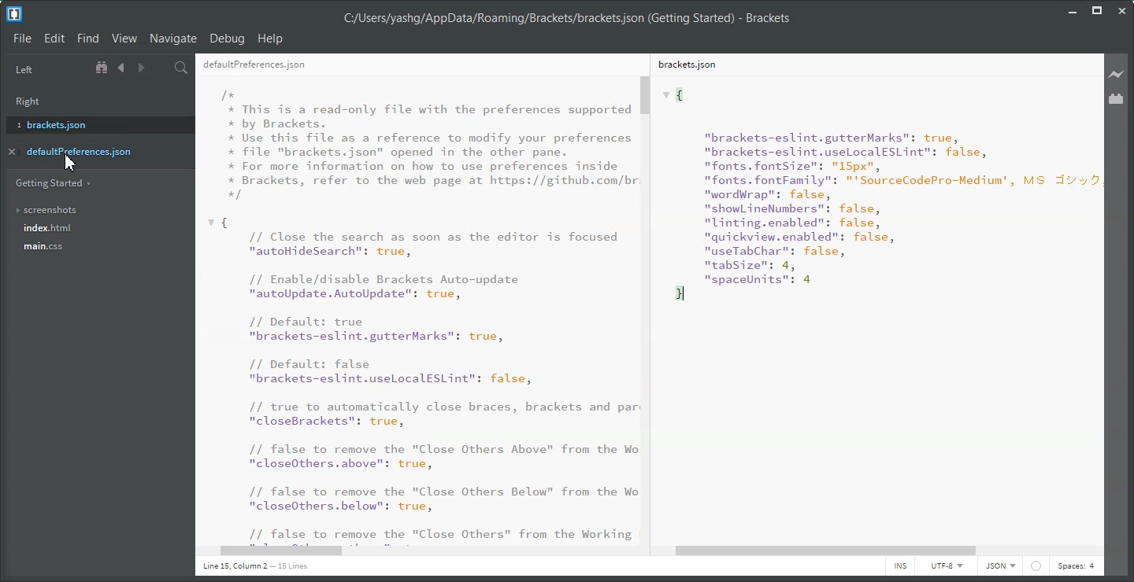  What do you see at coordinates (71, 162) in the screenshot?
I see `Cursor` at bounding box center [71, 162].